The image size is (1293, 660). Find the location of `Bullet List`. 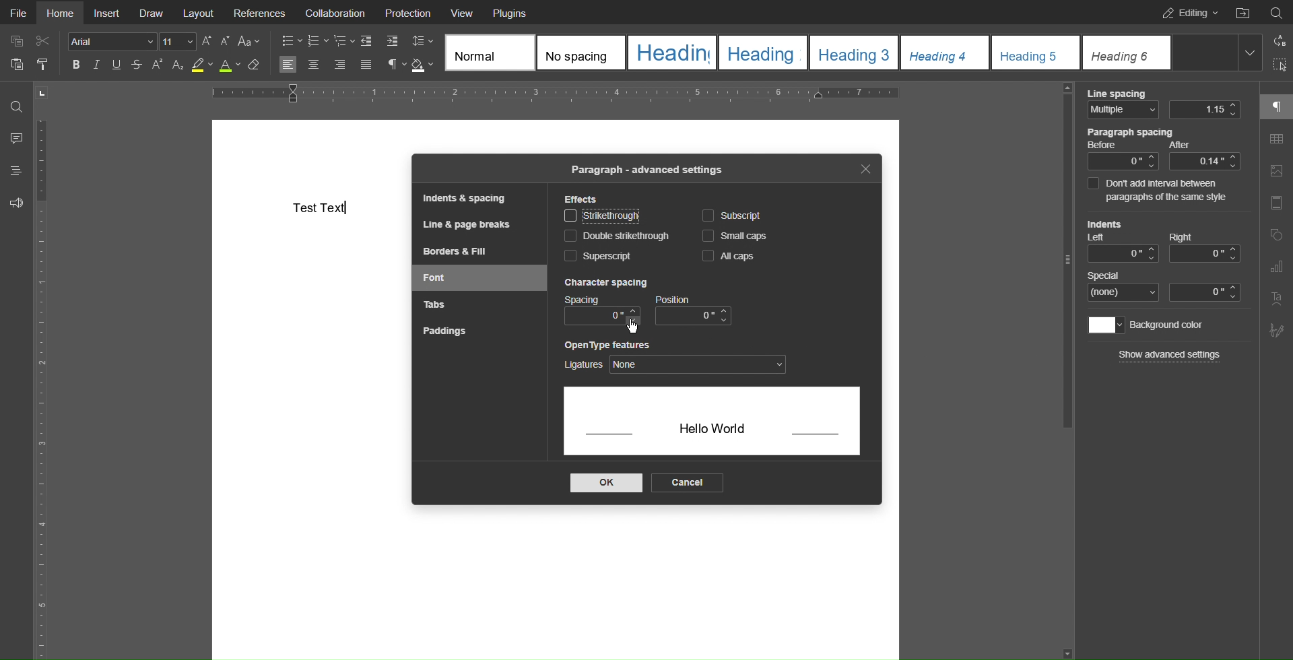

Bullet List is located at coordinates (292, 42).